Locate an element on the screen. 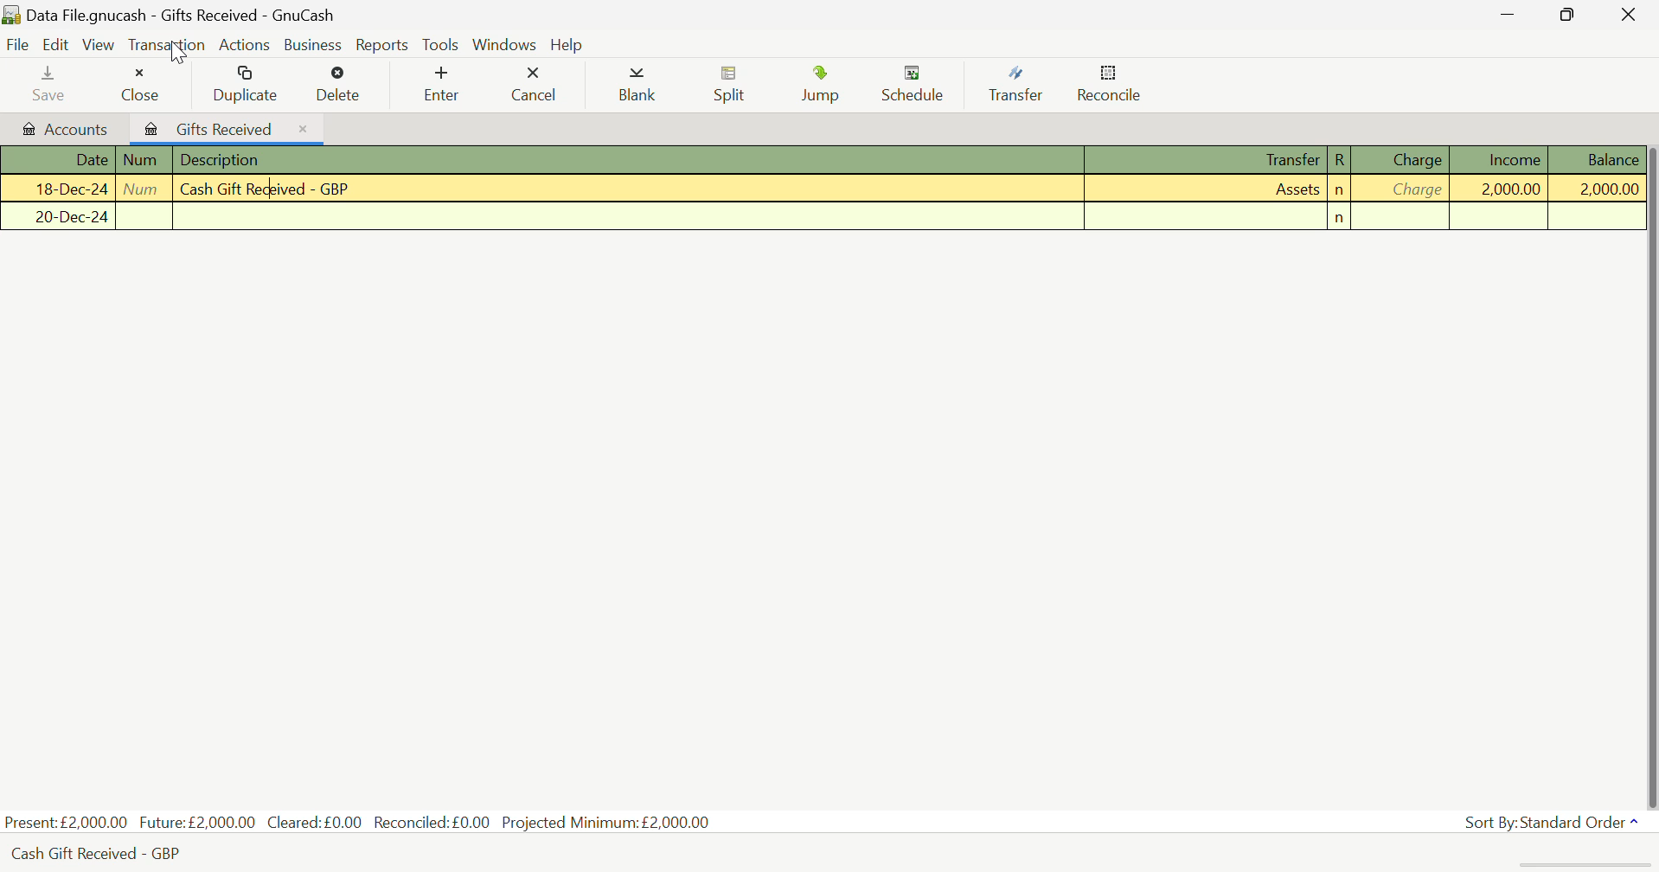  Restore Down is located at coordinates (1511, 14).